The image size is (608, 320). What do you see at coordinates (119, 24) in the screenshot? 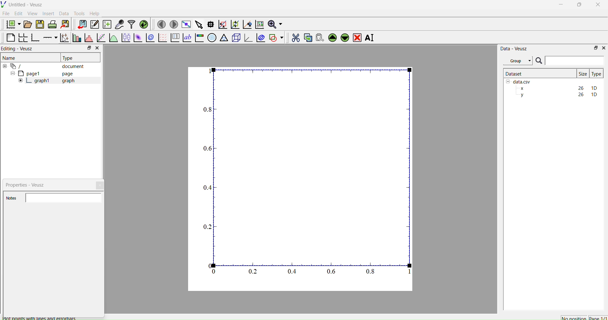
I see `Capture remote data` at bounding box center [119, 24].